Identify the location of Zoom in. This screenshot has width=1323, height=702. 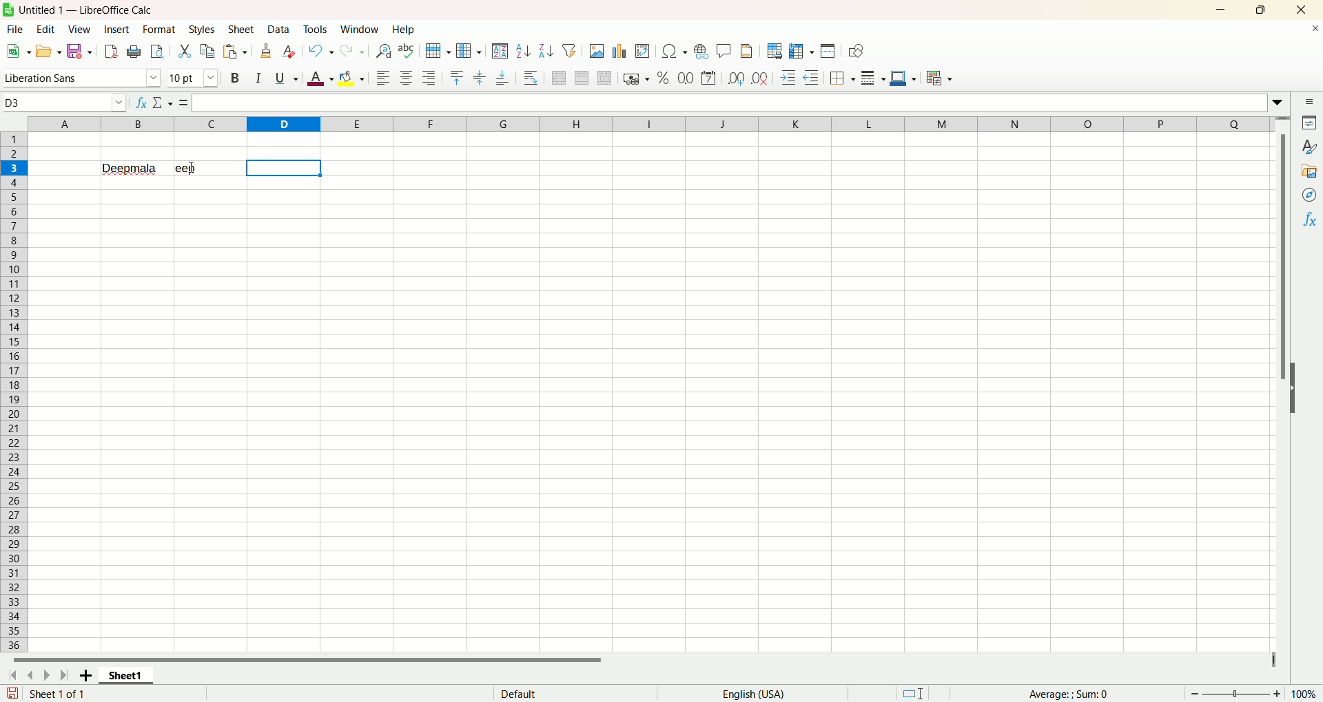
(1277, 694).